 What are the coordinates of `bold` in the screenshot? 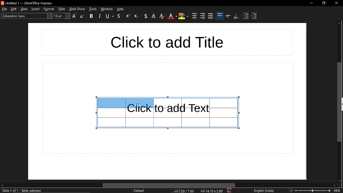 It's located at (92, 17).